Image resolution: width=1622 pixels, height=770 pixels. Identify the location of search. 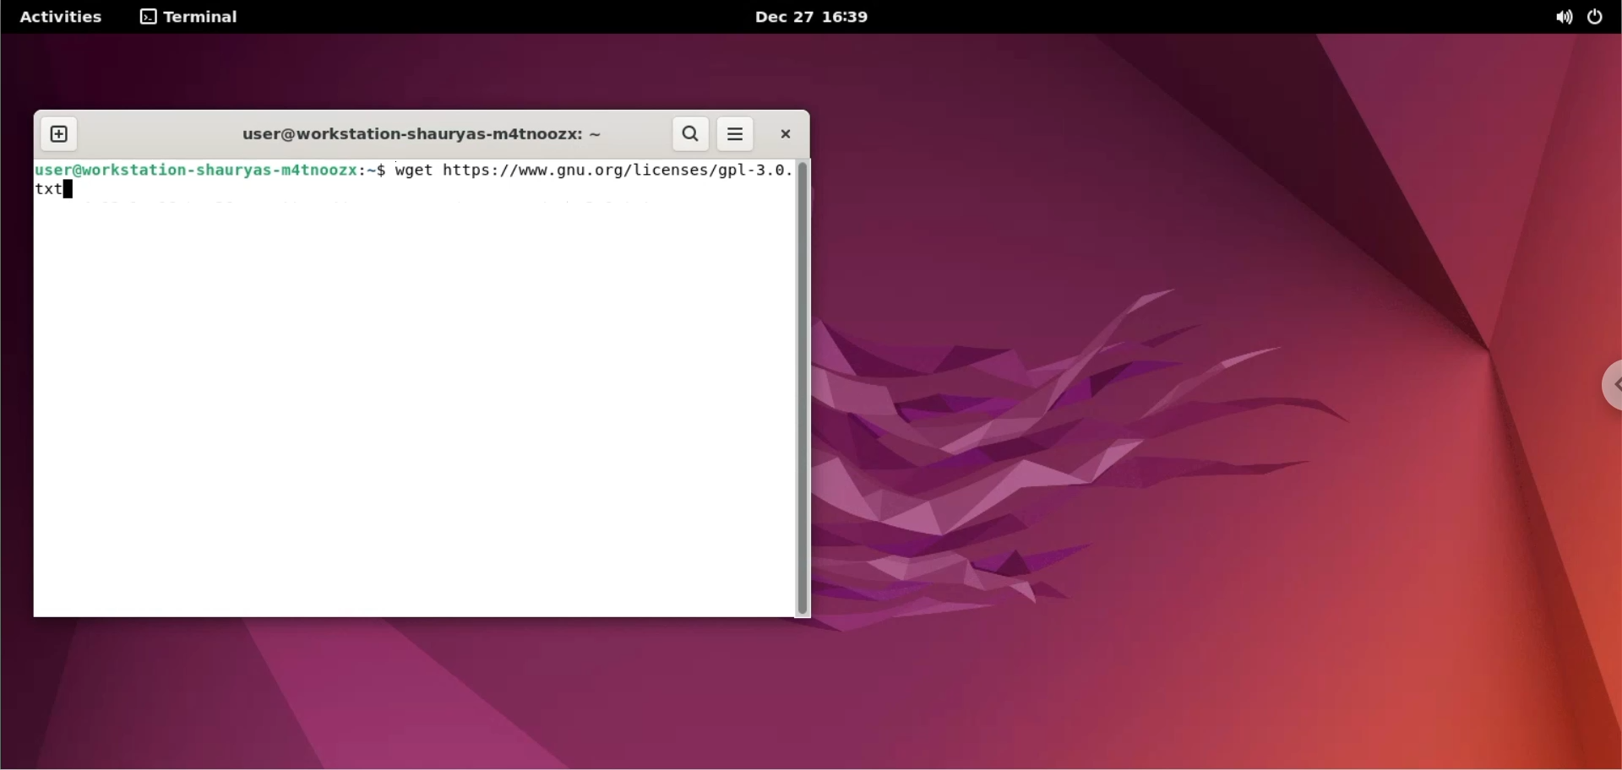
(693, 135).